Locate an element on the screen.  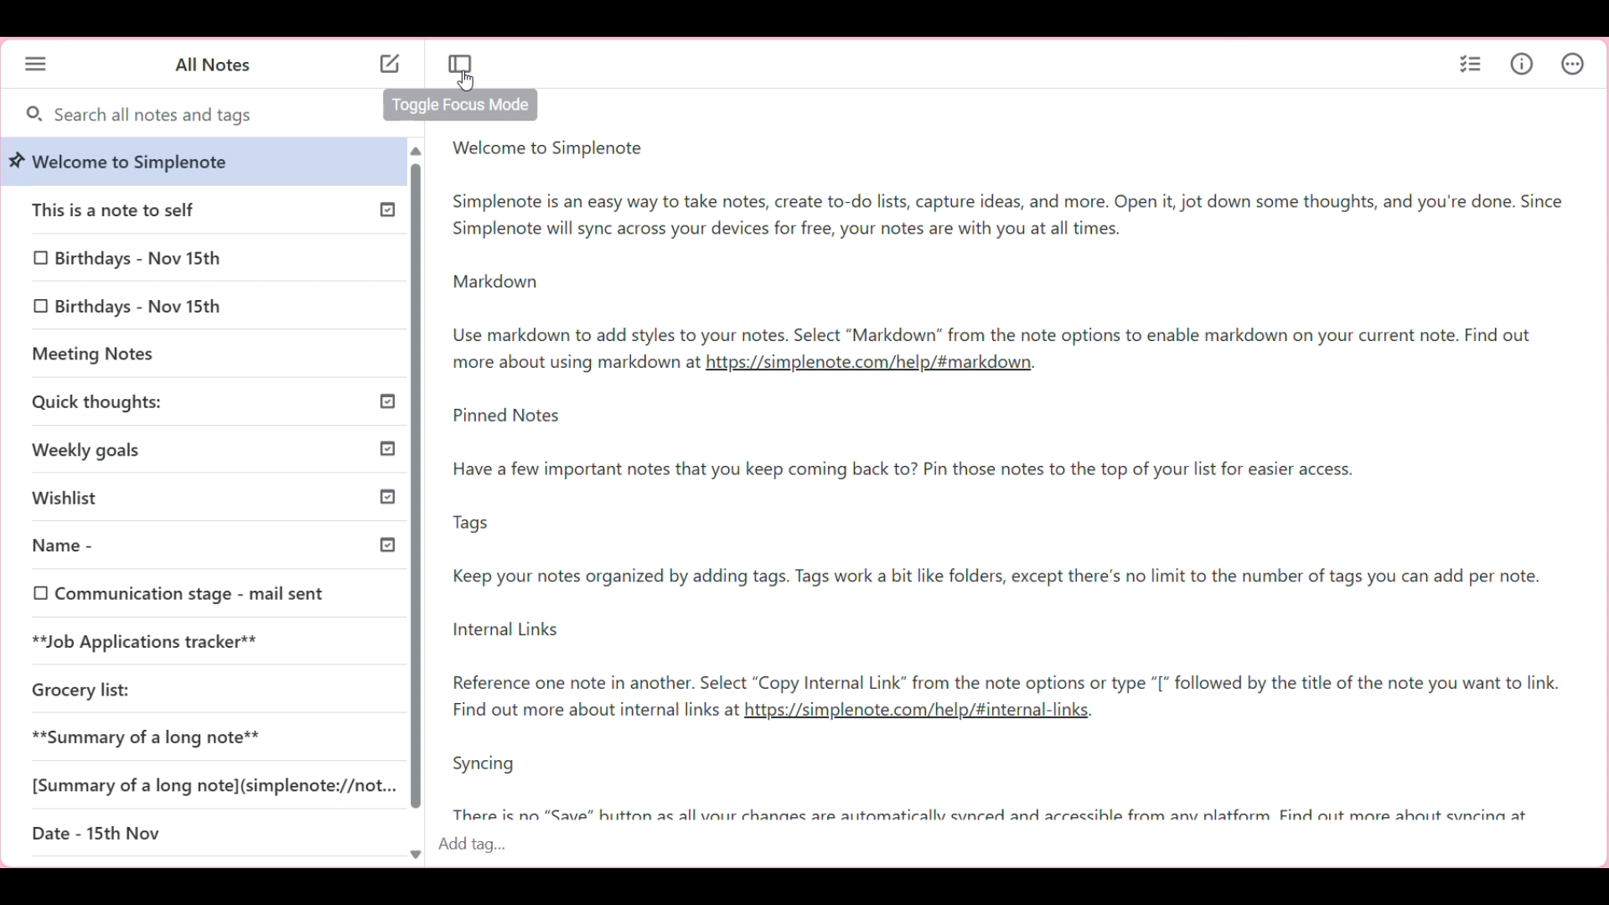
This is a note to self is located at coordinates (183, 211).